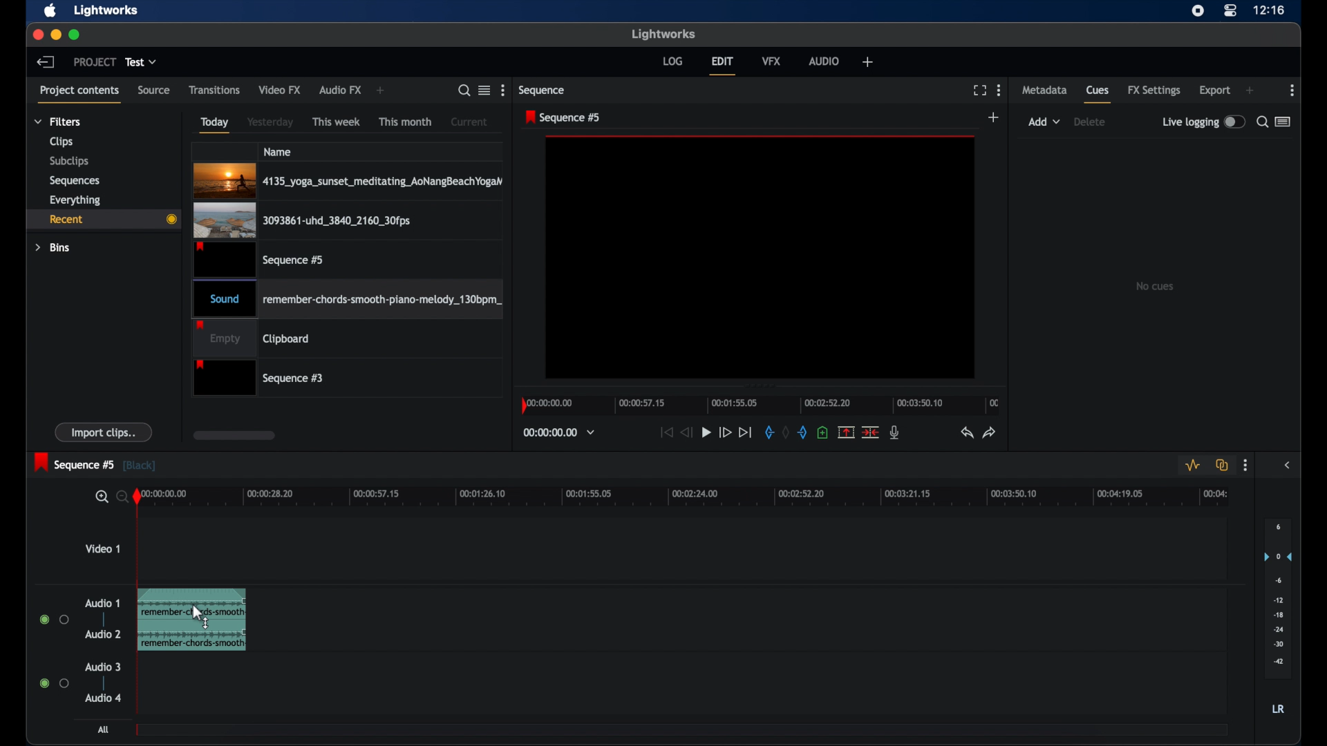  I want to click on live logging, so click(1203, 122).